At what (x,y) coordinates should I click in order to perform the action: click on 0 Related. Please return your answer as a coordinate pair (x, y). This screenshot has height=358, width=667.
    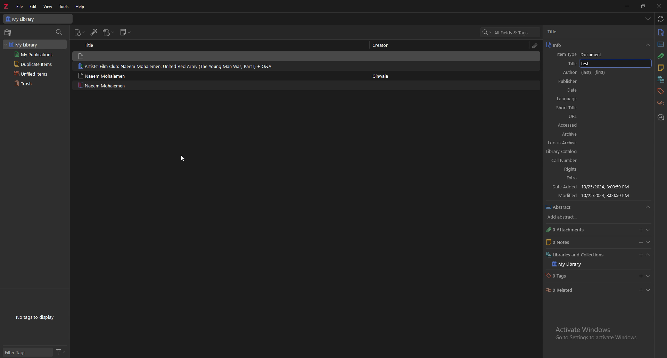
    Looking at the image, I should click on (561, 289).